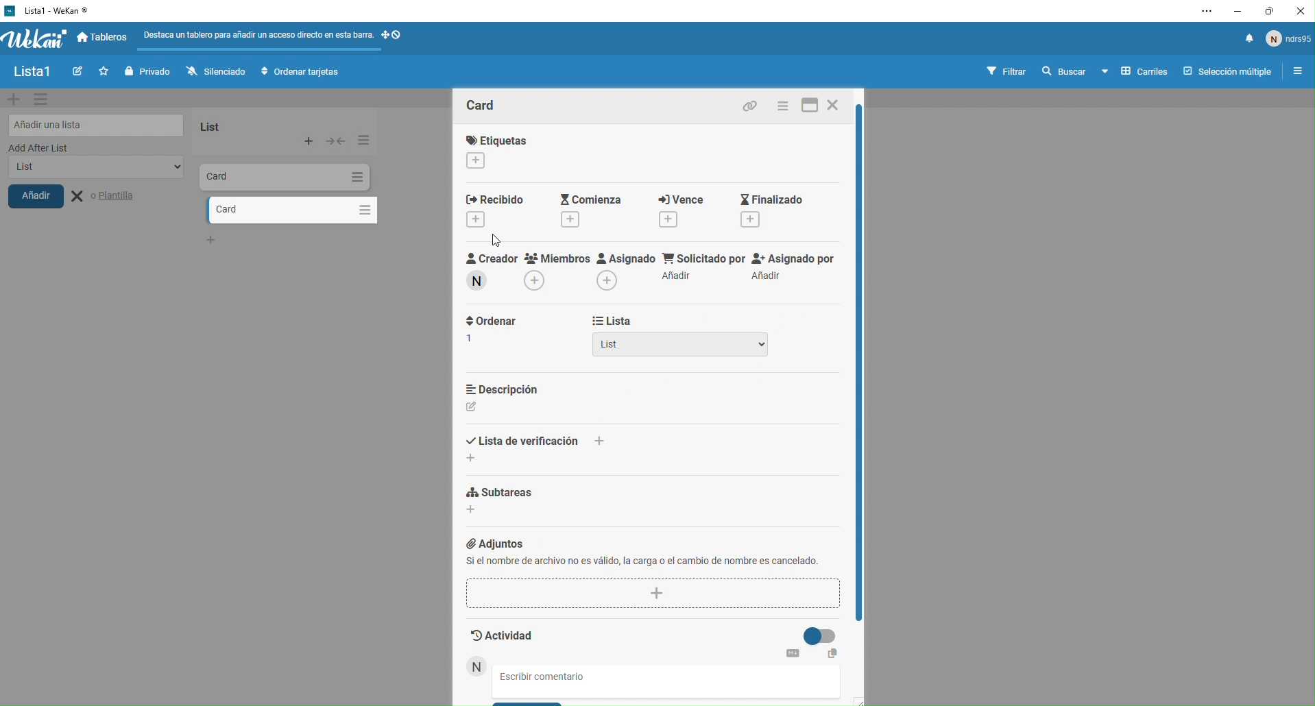 This screenshot has width=1315, height=706. What do you see at coordinates (252, 175) in the screenshot?
I see `Card` at bounding box center [252, 175].